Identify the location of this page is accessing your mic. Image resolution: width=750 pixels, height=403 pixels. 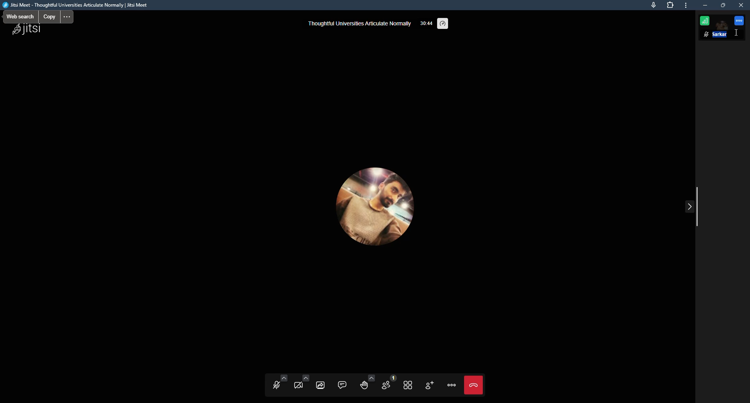
(653, 5).